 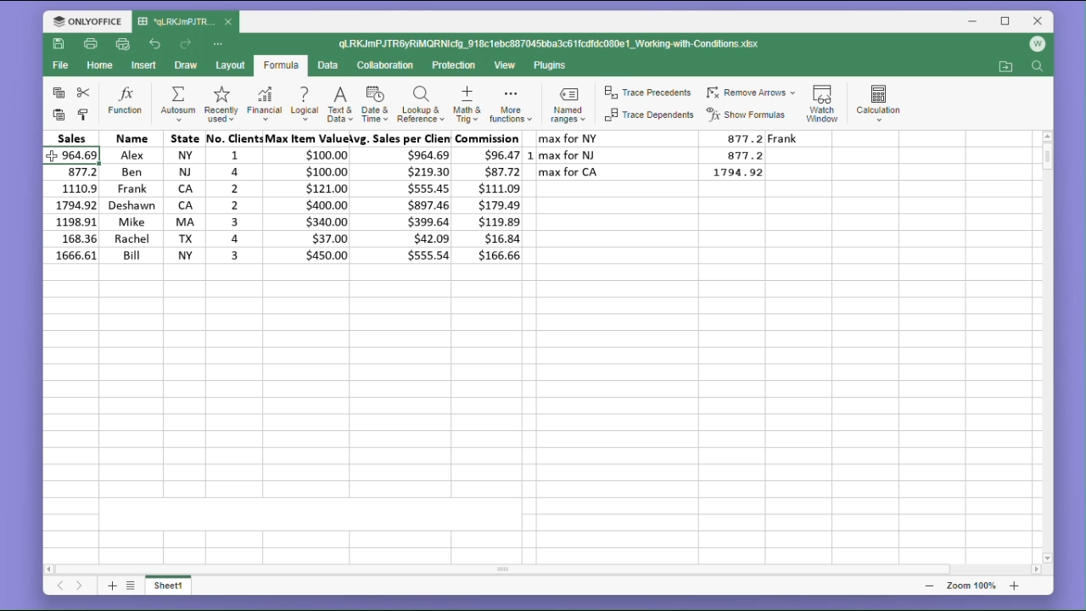 What do you see at coordinates (647, 118) in the screenshot?
I see `trace dependents` at bounding box center [647, 118].